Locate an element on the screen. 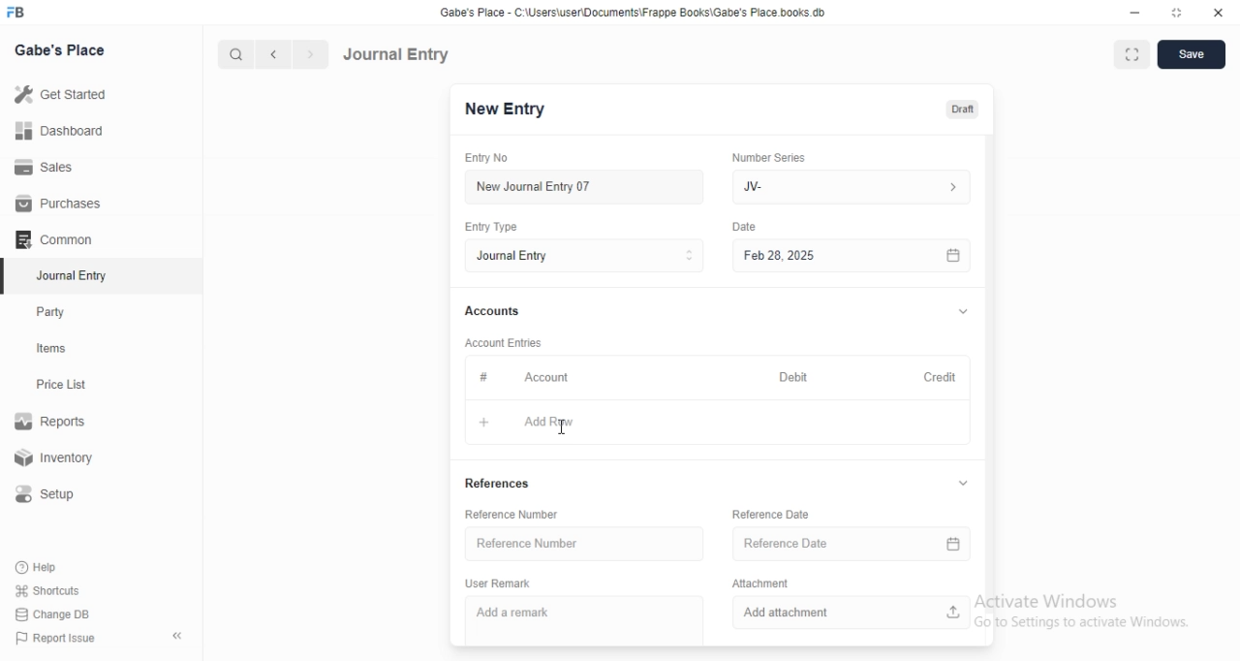  Accounts is located at coordinates (490, 311).